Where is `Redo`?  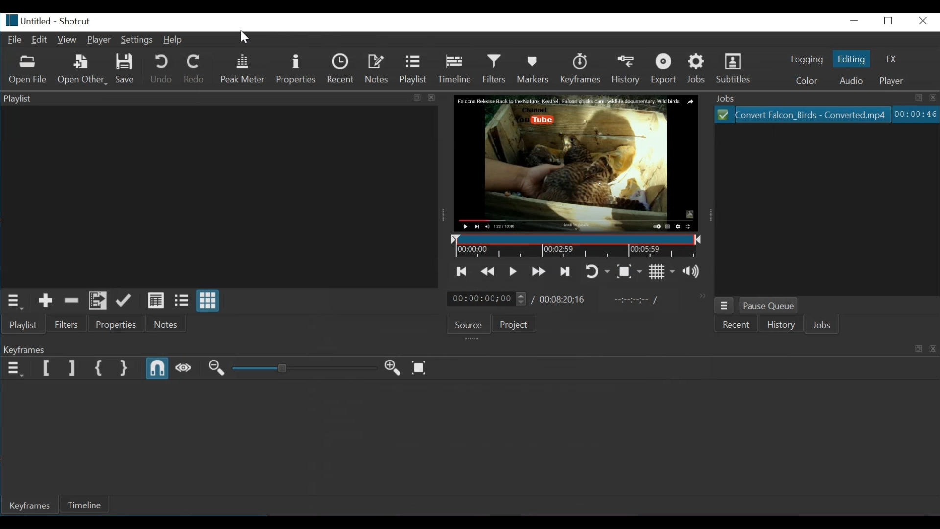 Redo is located at coordinates (195, 70).